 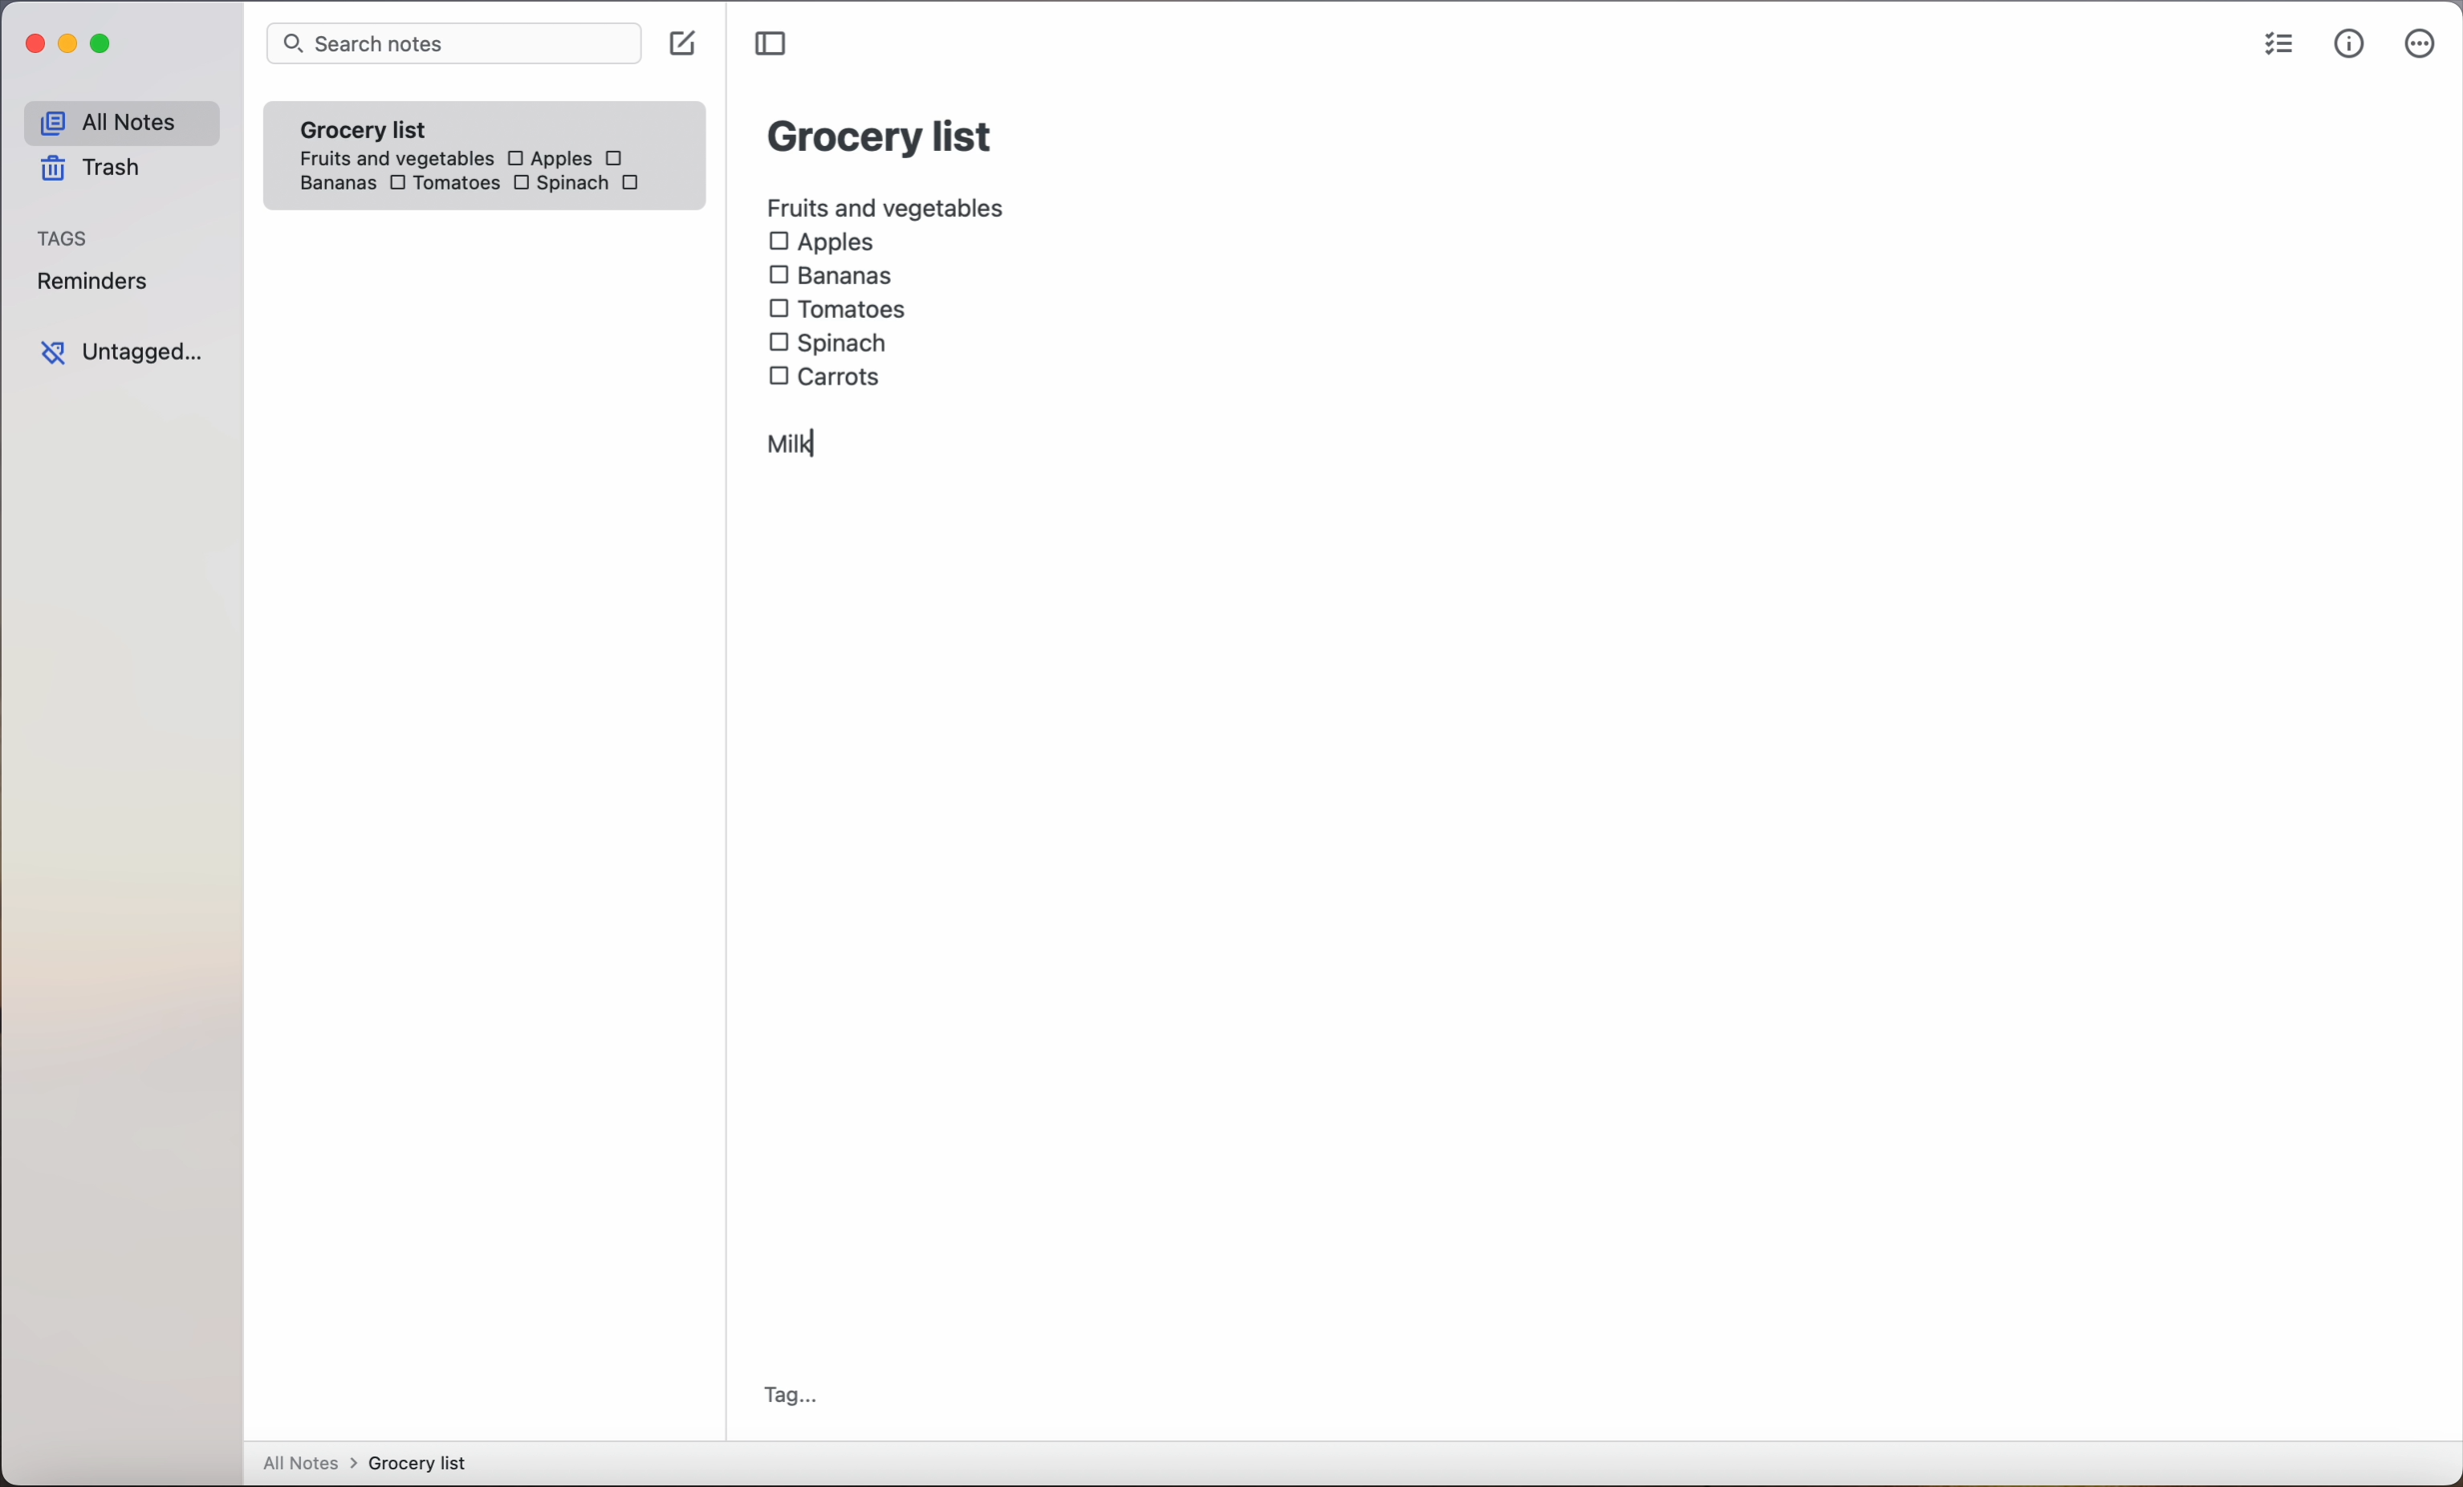 What do you see at coordinates (822, 243) in the screenshot?
I see `Apples checkbox` at bounding box center [822, 243].